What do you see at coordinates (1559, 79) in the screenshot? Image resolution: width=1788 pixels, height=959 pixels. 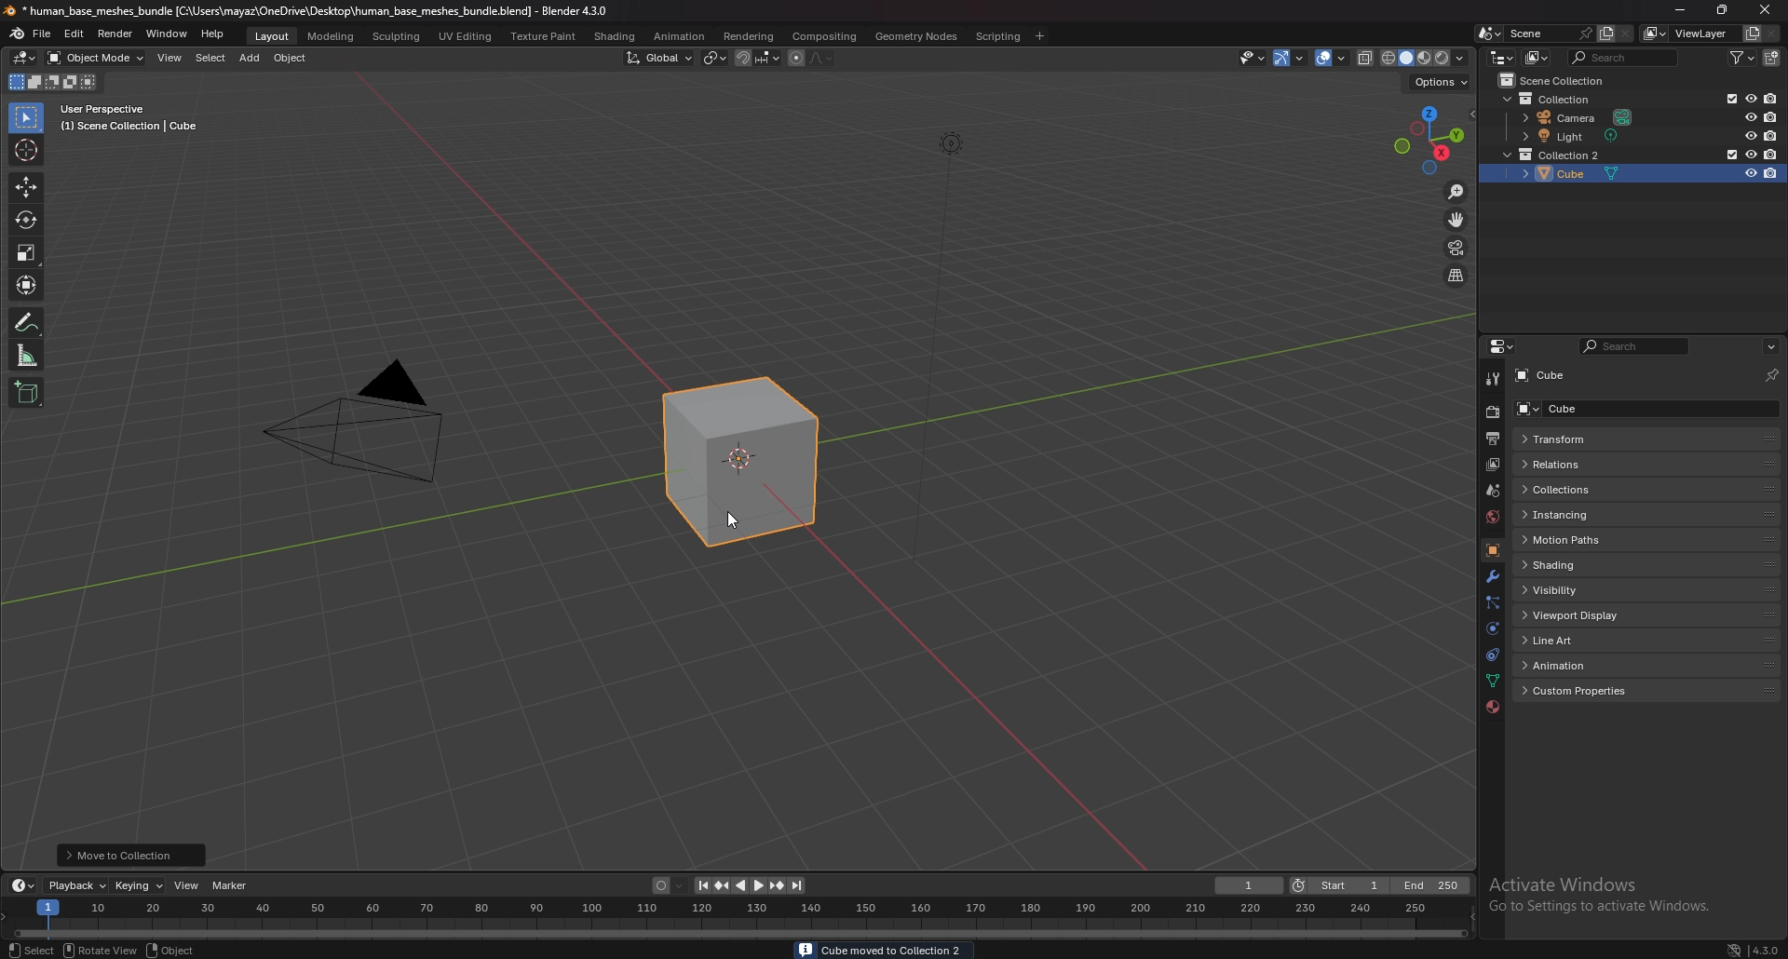 I see `scene collection` at bounding box center [1559, 79].